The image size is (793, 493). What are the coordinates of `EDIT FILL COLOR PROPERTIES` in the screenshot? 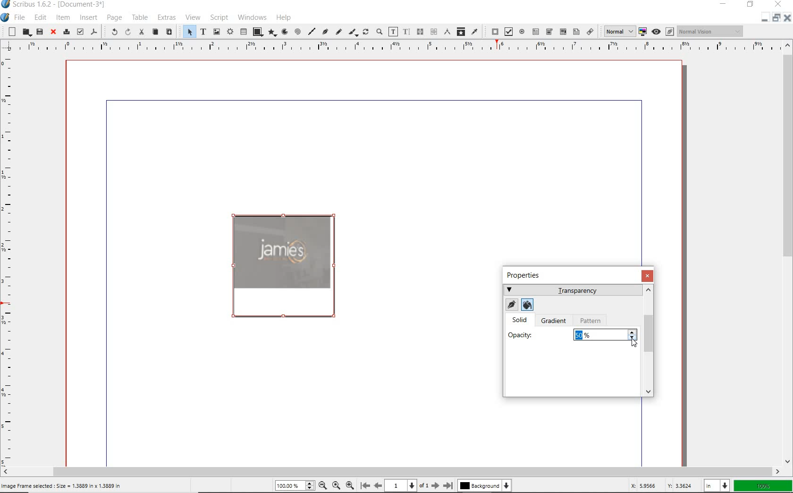 It's located at (527, 304).